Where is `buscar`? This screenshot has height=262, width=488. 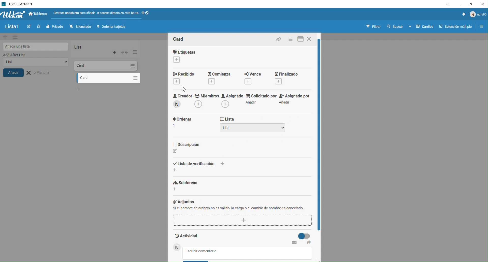
buscar is located at coordinates (394, 27).